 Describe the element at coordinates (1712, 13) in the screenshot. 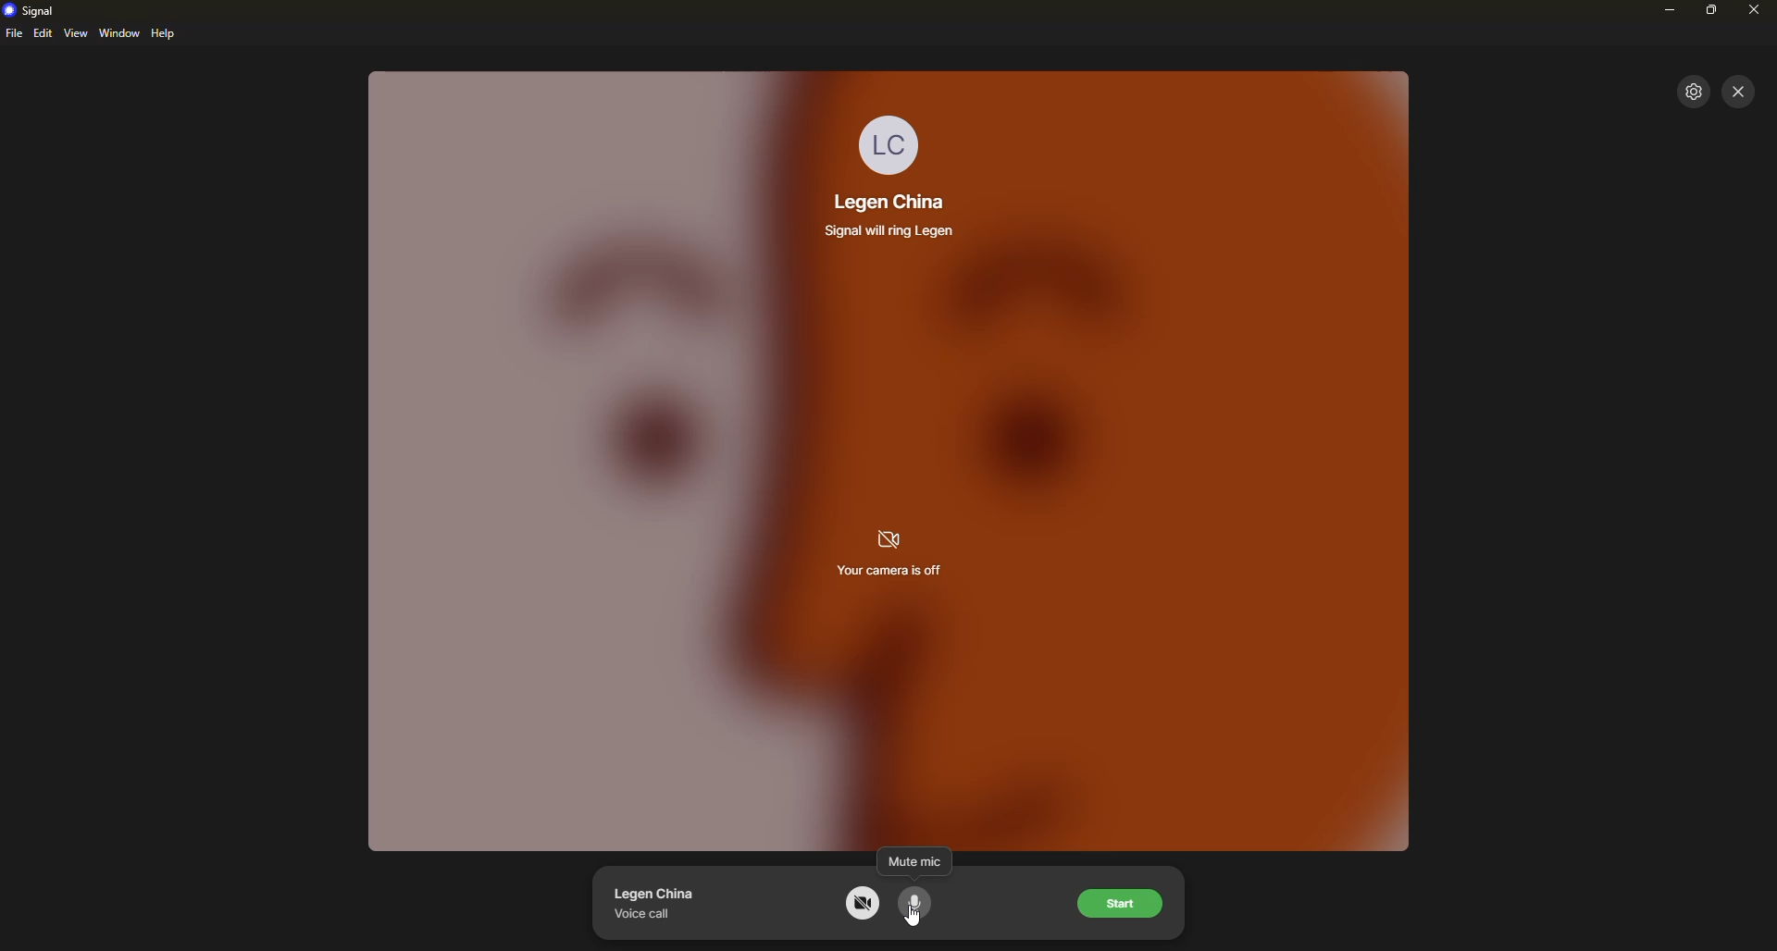

I see `maximize` at that location.